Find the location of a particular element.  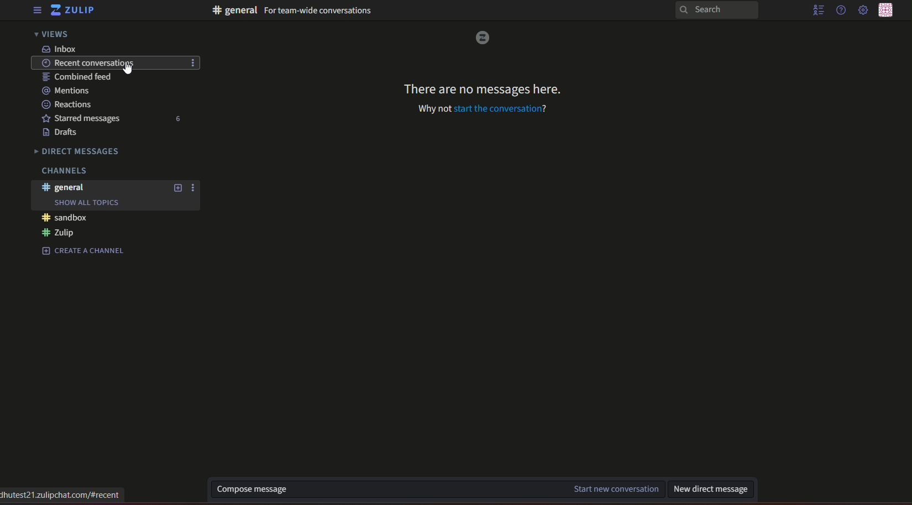

drafts is located at coordinates (66, 131).